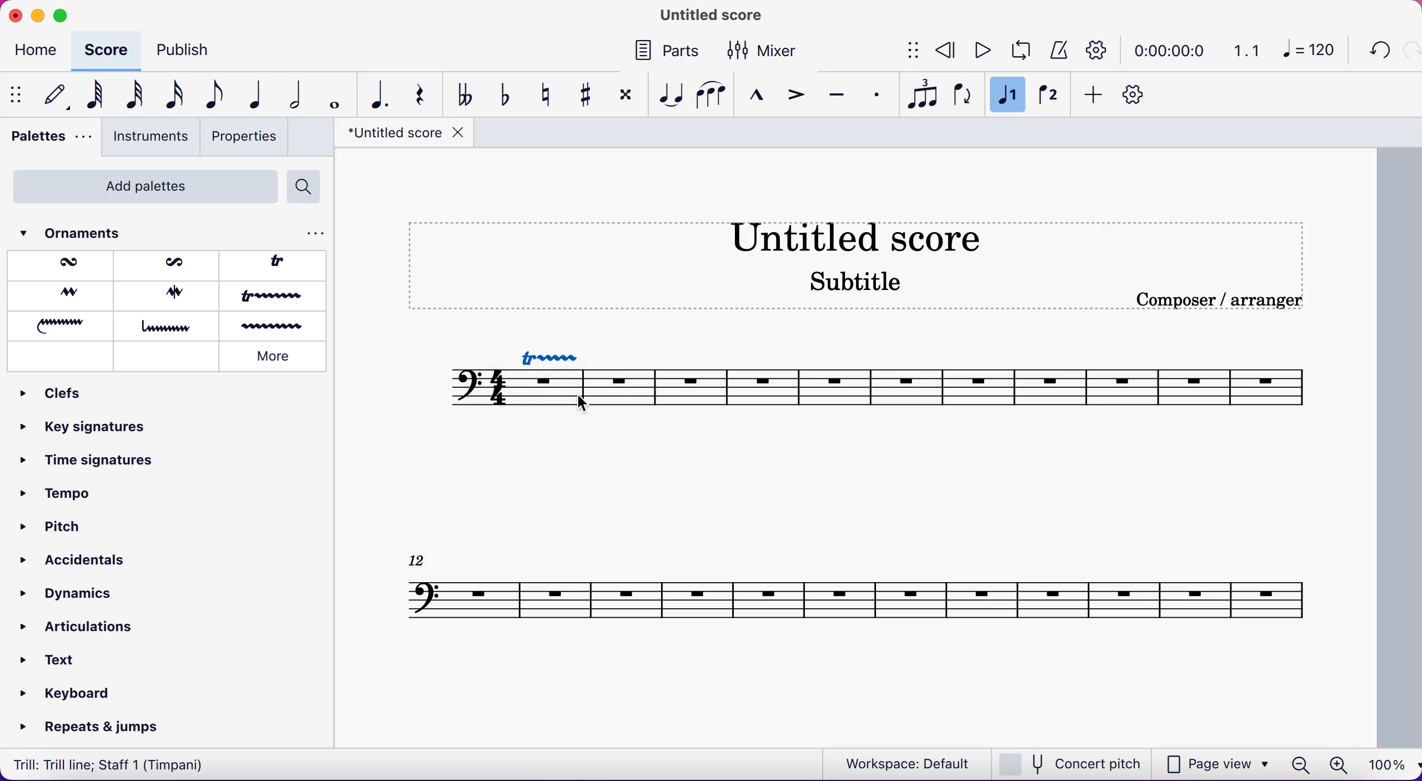  Describe the element at coordinates (69, 693) in the screenshot. I see `keyboard` at that location.